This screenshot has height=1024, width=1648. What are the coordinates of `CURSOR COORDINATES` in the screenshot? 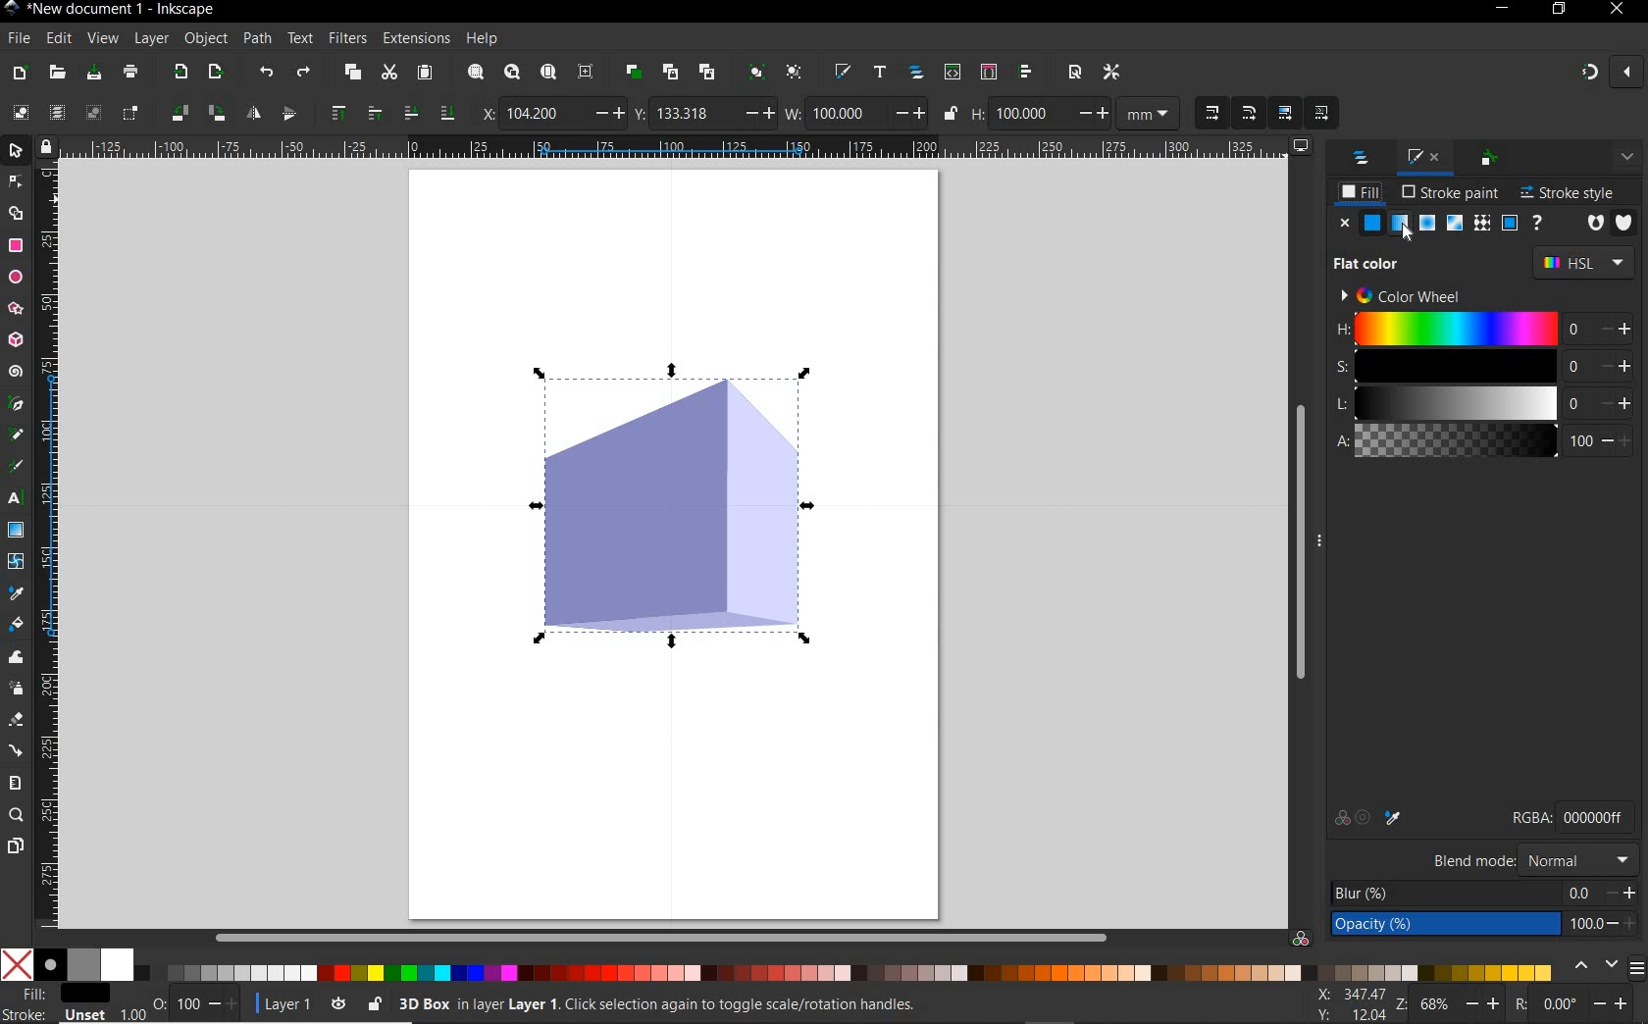 It's located at (1348, 1002).